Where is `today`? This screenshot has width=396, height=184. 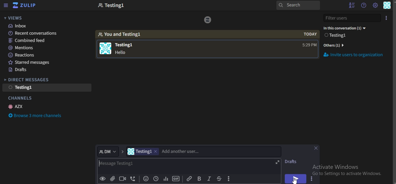 today is located at coordinates (310, 35).